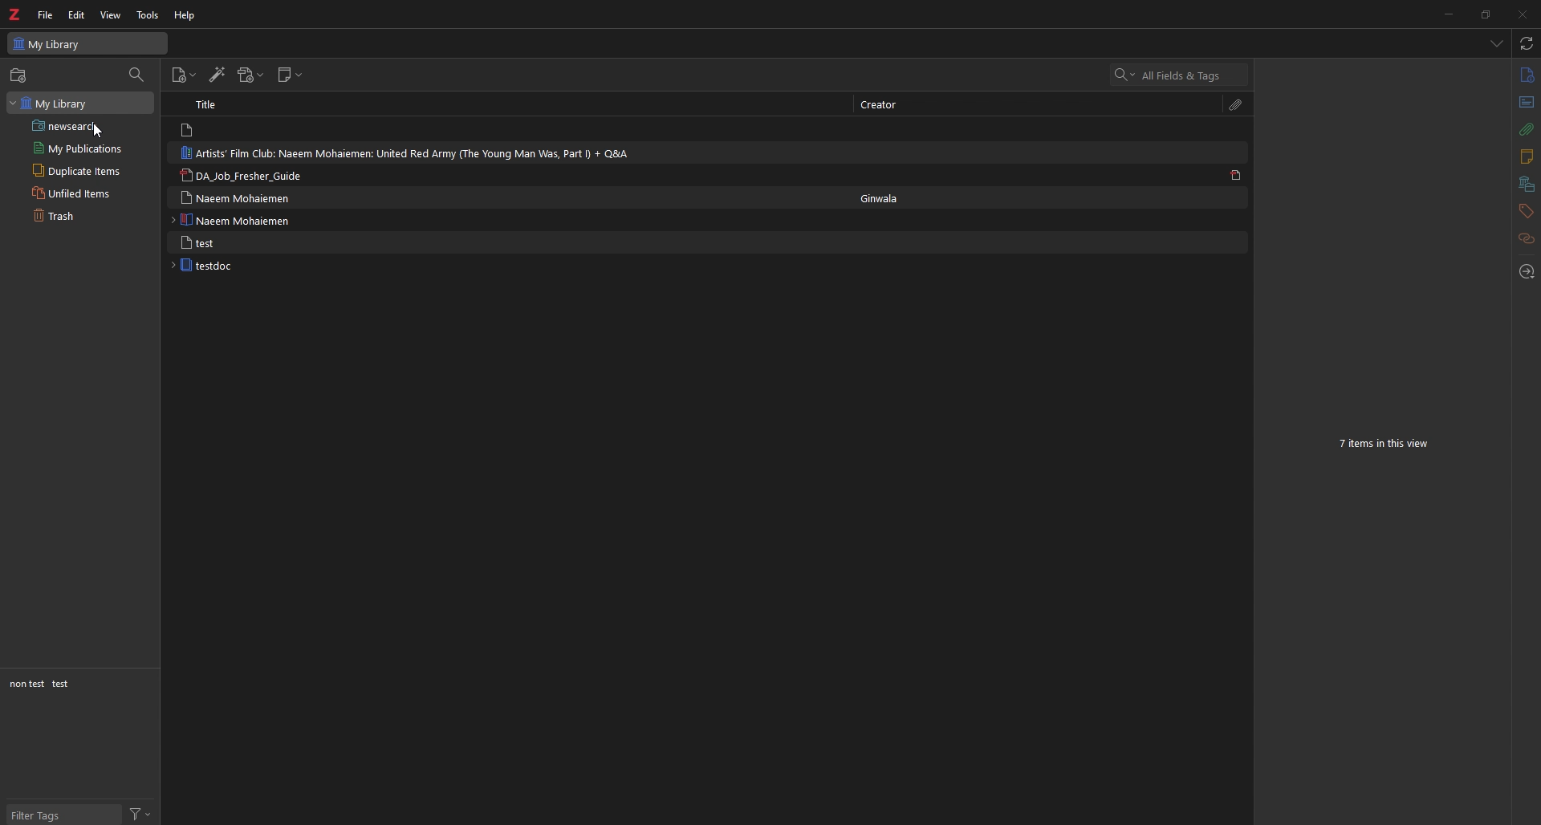 This screenshot has width=1541, height=825. I want to click on Attachments, so click(1523, 132).